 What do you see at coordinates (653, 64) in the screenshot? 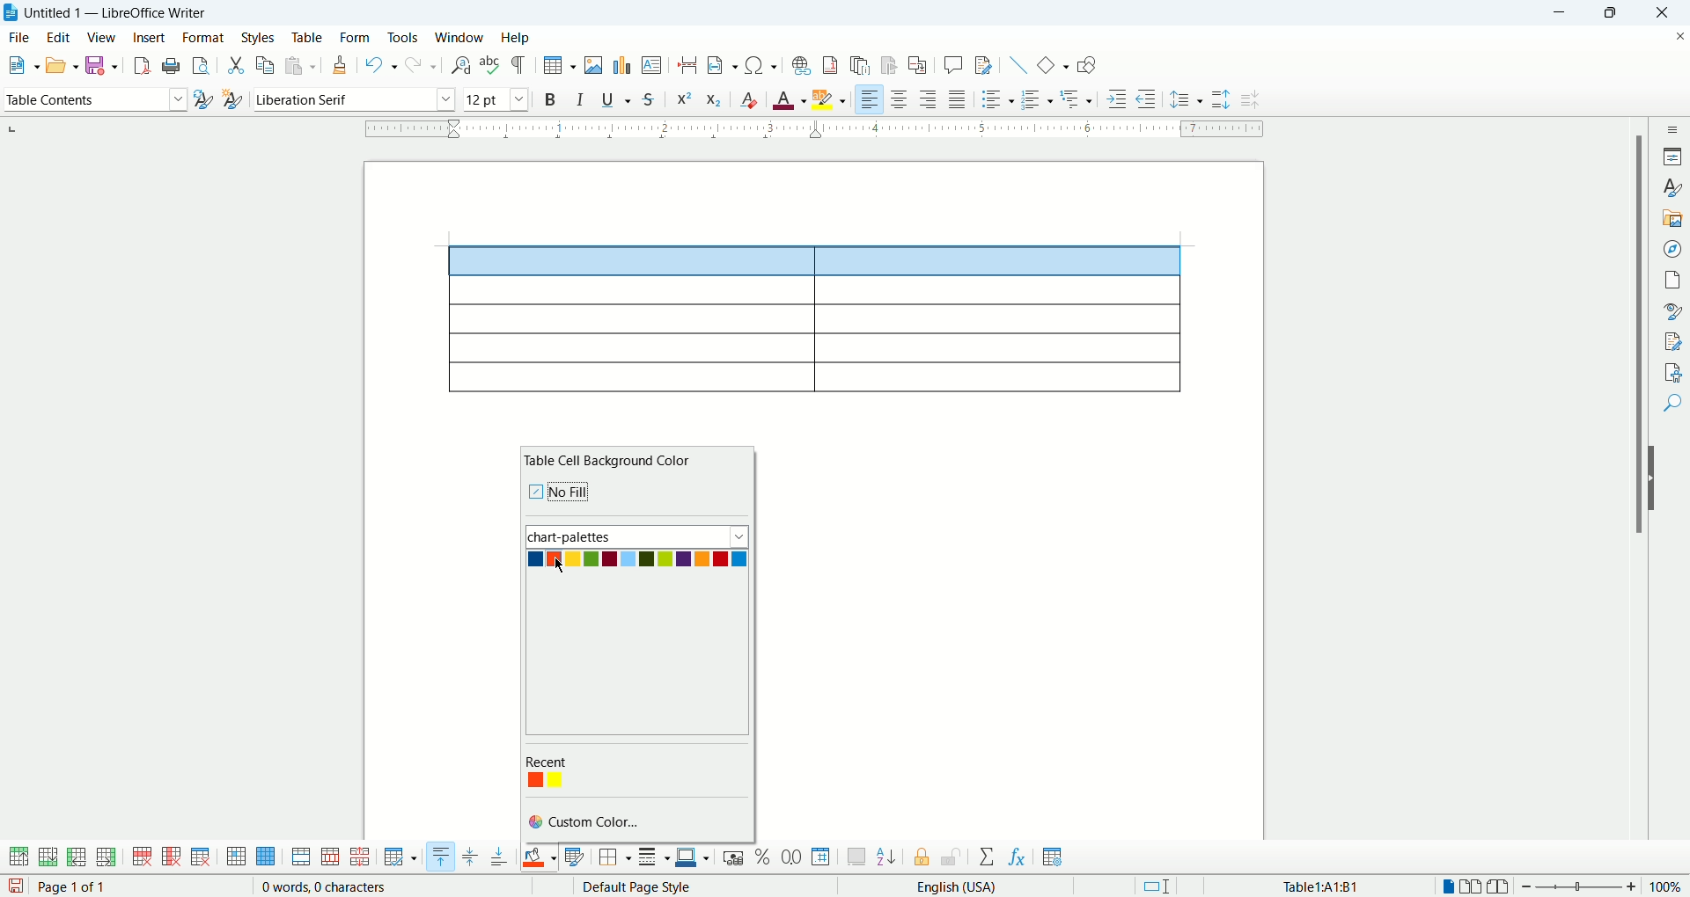
I see `insert text box` at bounding box center [653, 64].